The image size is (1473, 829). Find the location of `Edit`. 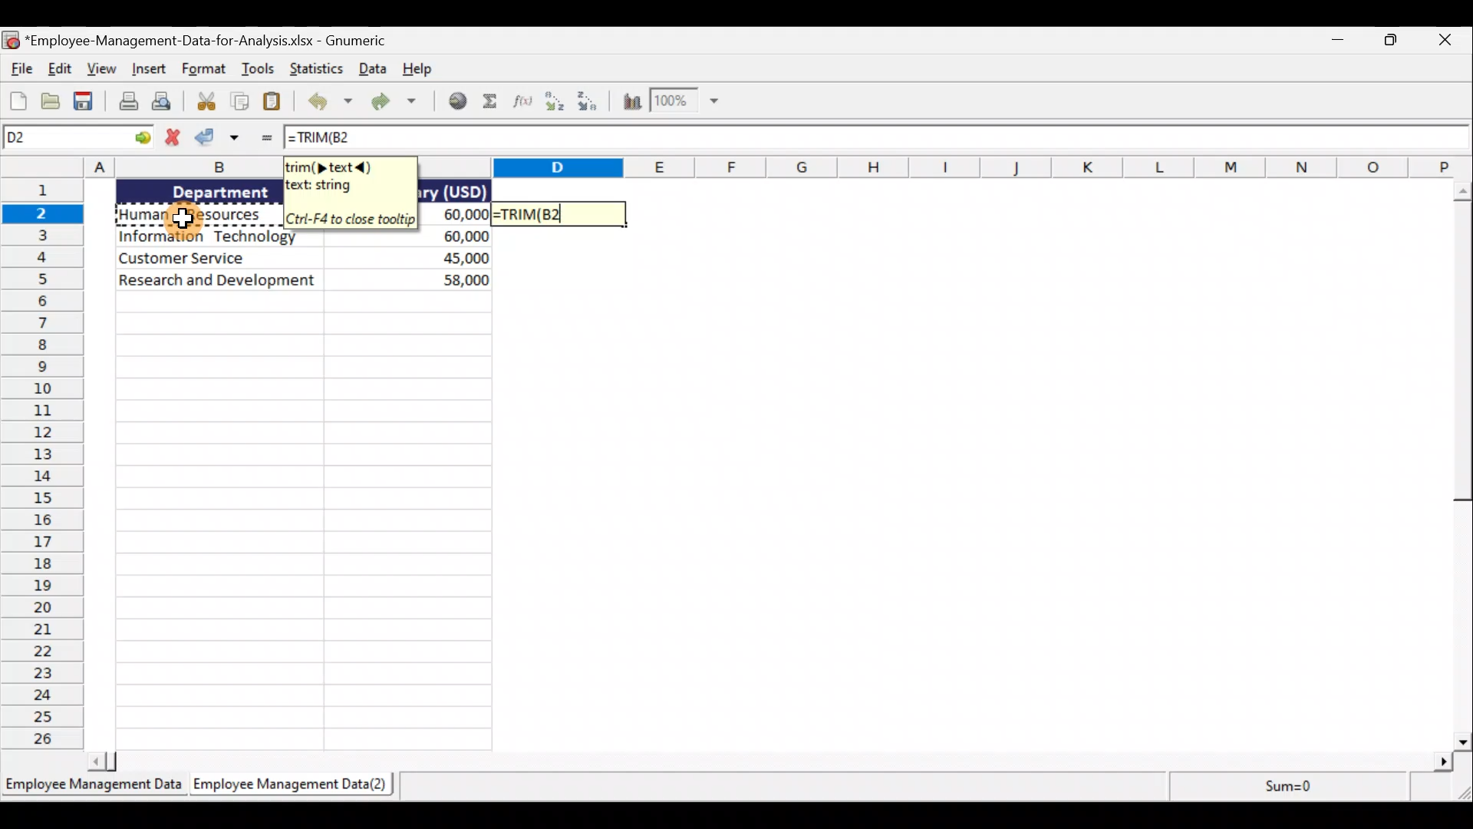

Edit is located at coordinates (58, 67).